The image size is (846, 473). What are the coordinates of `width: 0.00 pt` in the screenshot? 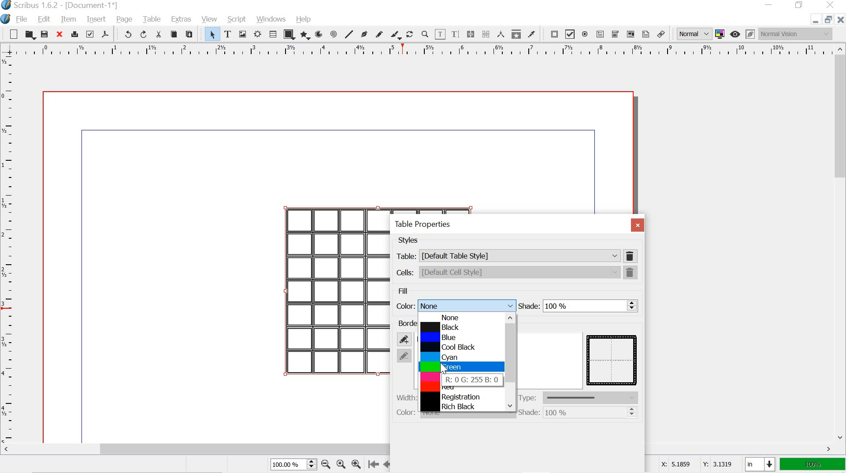 It's located at (407, 398).